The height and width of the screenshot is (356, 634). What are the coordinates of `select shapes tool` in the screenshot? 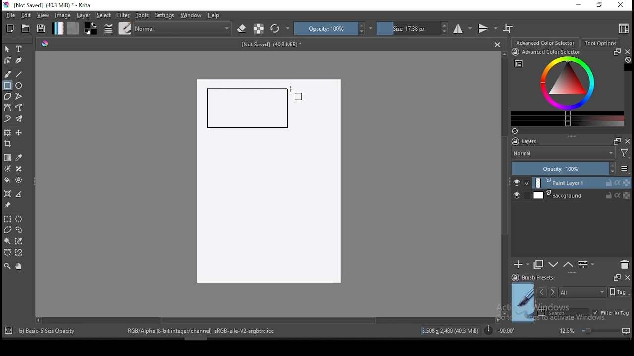 It's located at (7, 49).